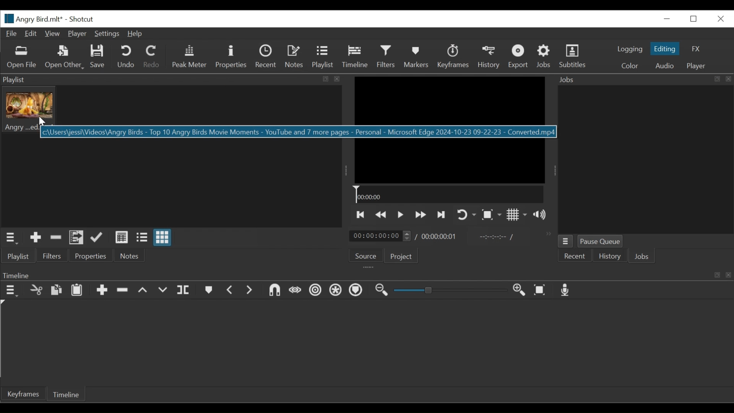 This screenshot has width=734, height=413. What do you see at coordinates (144, 290) in the screenshot?
I see `lift` at bounding box center [144, 290].